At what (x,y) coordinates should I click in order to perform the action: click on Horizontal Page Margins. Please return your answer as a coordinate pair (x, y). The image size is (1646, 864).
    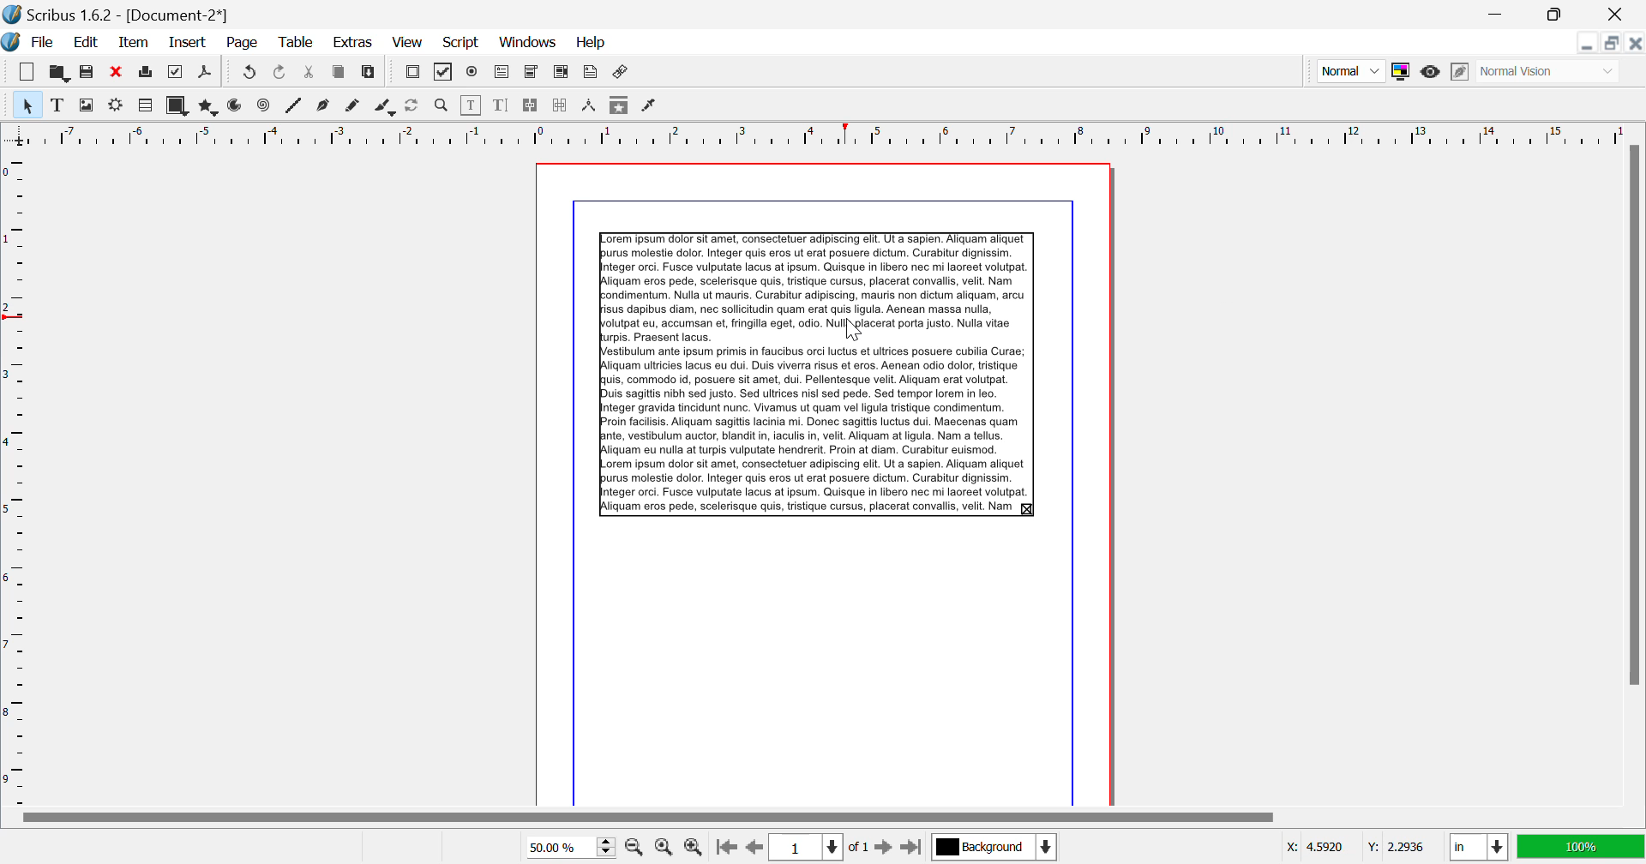
    Looking at the image, I should click on (16, 477).